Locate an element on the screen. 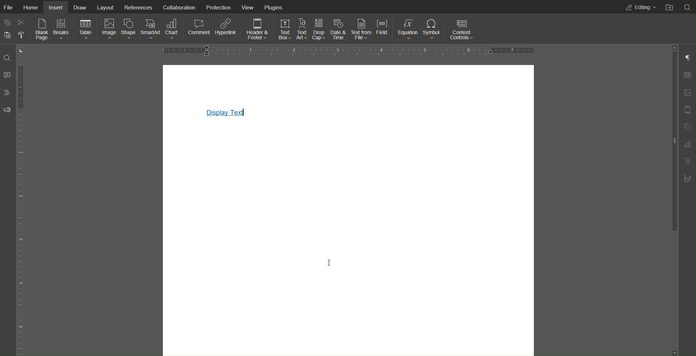  Comment is located at coordinates (197, 29).